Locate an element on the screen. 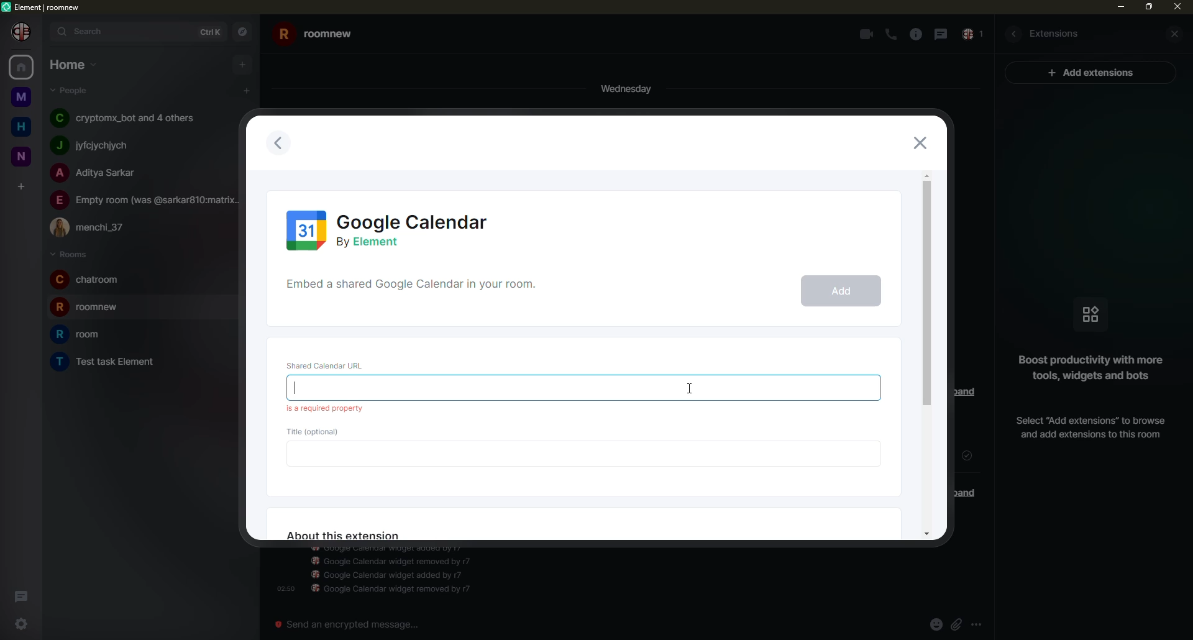 Image resolution: width=1193 pixels, height=640 pixels. about is located at coordinates (343, 536).